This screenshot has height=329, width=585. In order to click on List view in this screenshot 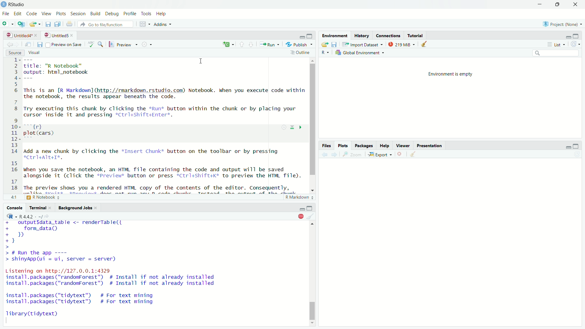, I will do `click(556, 44)`.